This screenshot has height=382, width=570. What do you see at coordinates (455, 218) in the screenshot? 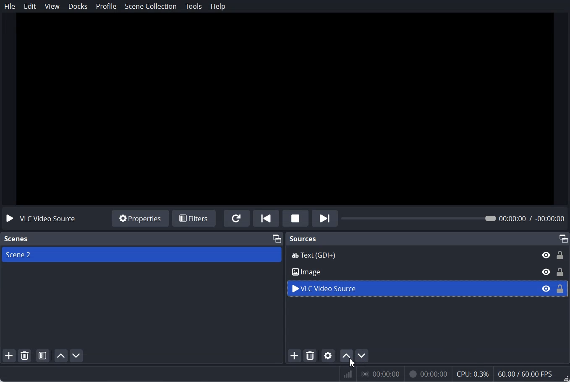
I see `Time Adjuster` at bounding box center [455, 218].